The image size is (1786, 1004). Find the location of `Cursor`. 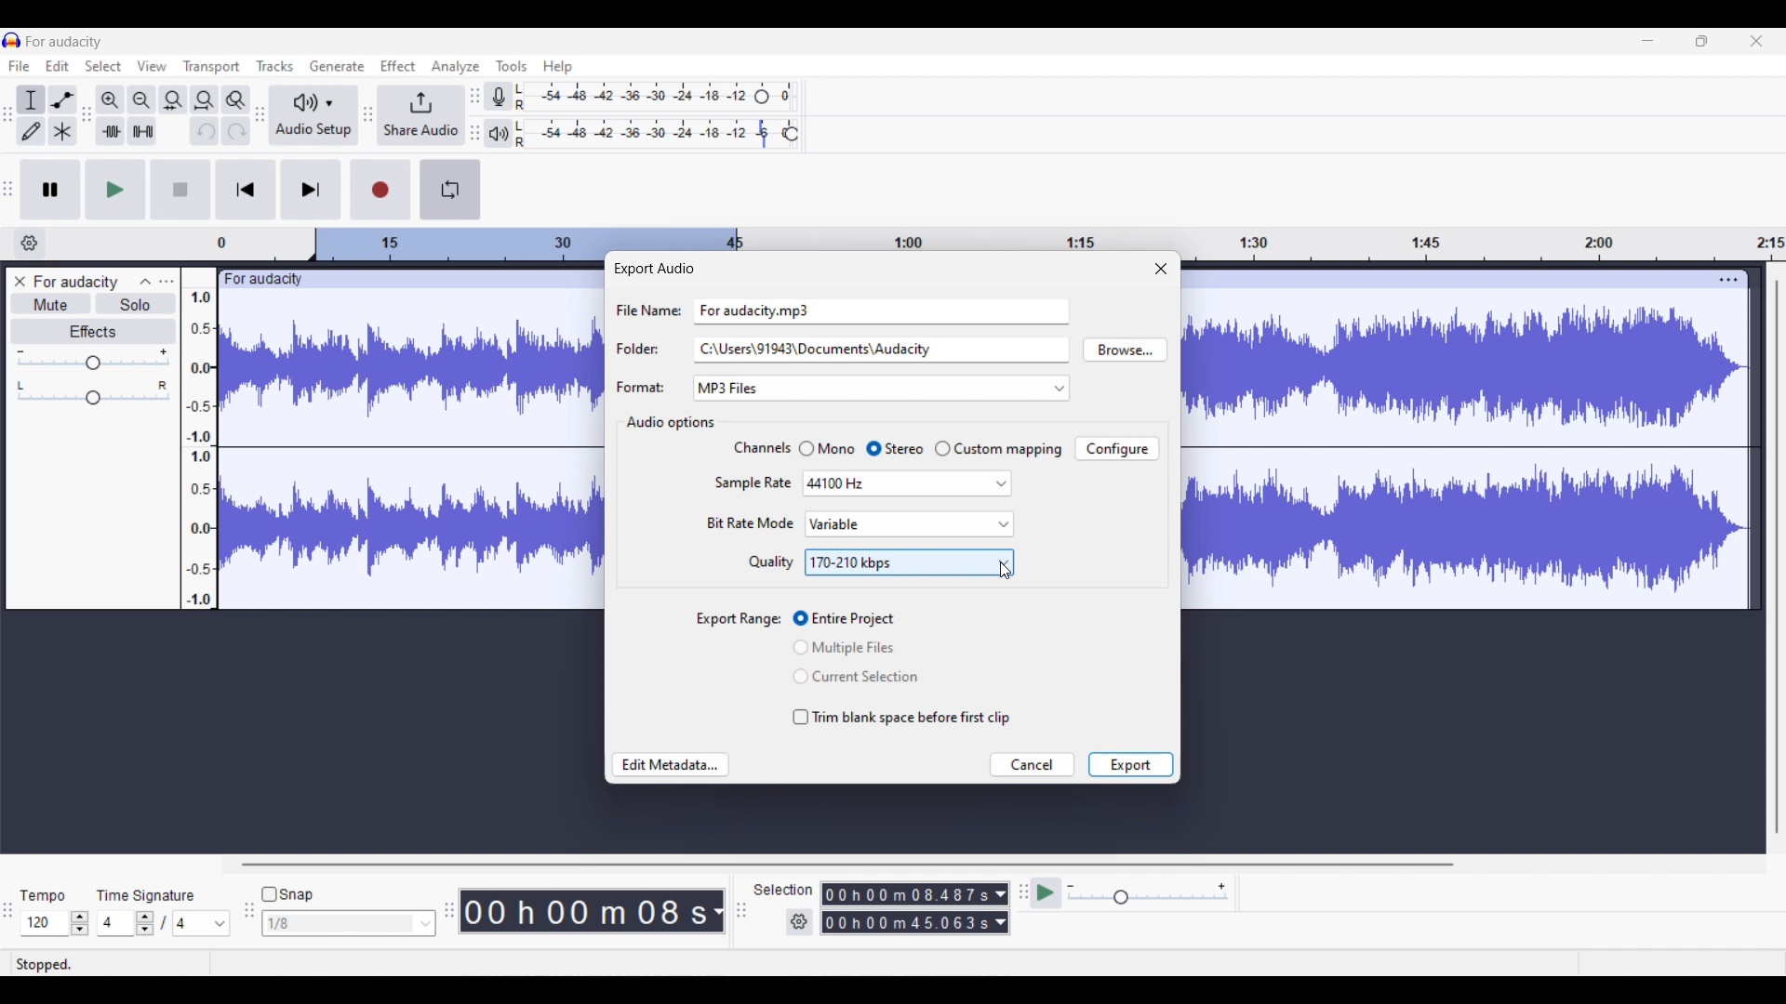

Cursor is located at coordinates (1006, 571).